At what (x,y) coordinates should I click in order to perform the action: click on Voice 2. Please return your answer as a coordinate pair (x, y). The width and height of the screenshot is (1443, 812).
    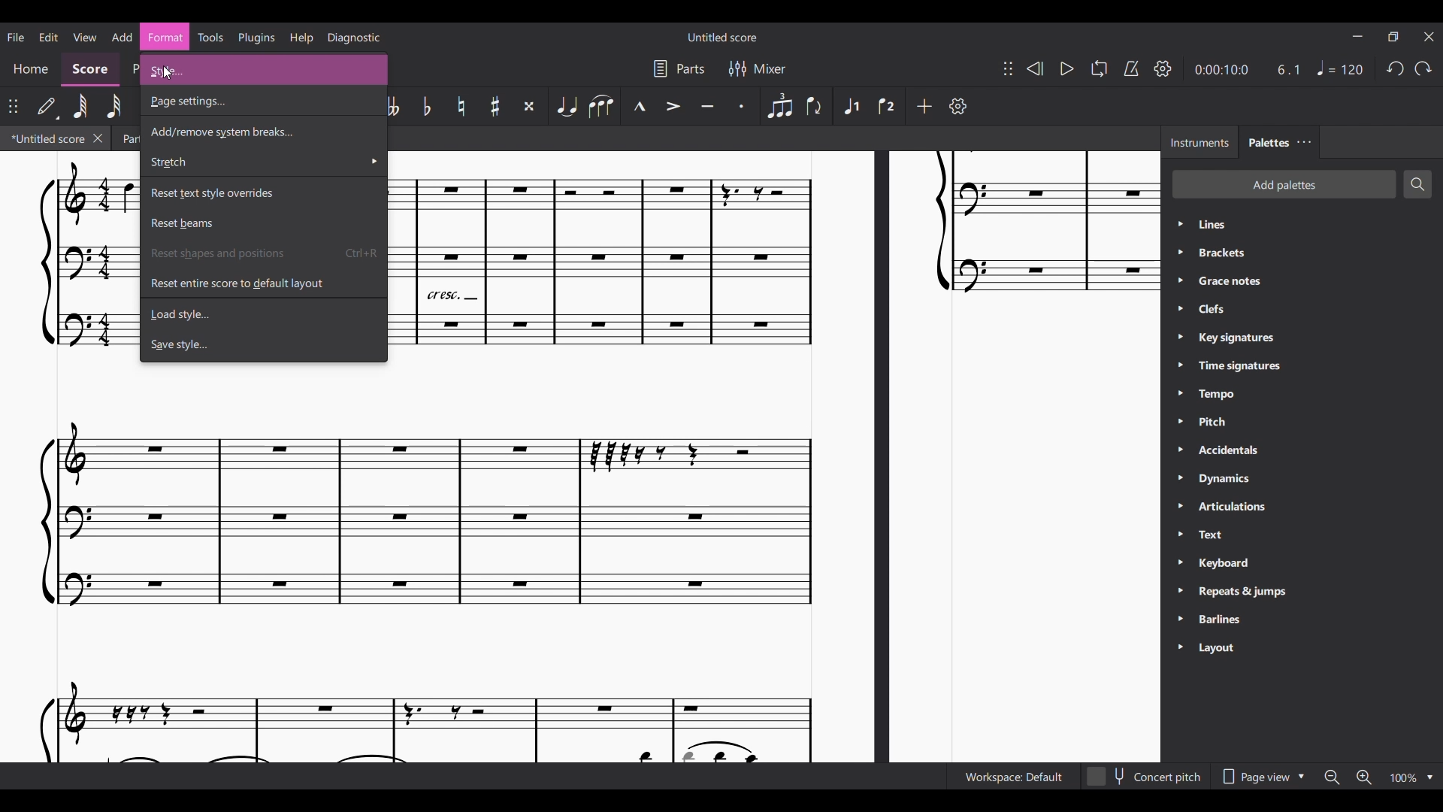
    Looking at the image, I should click on (888, 105).